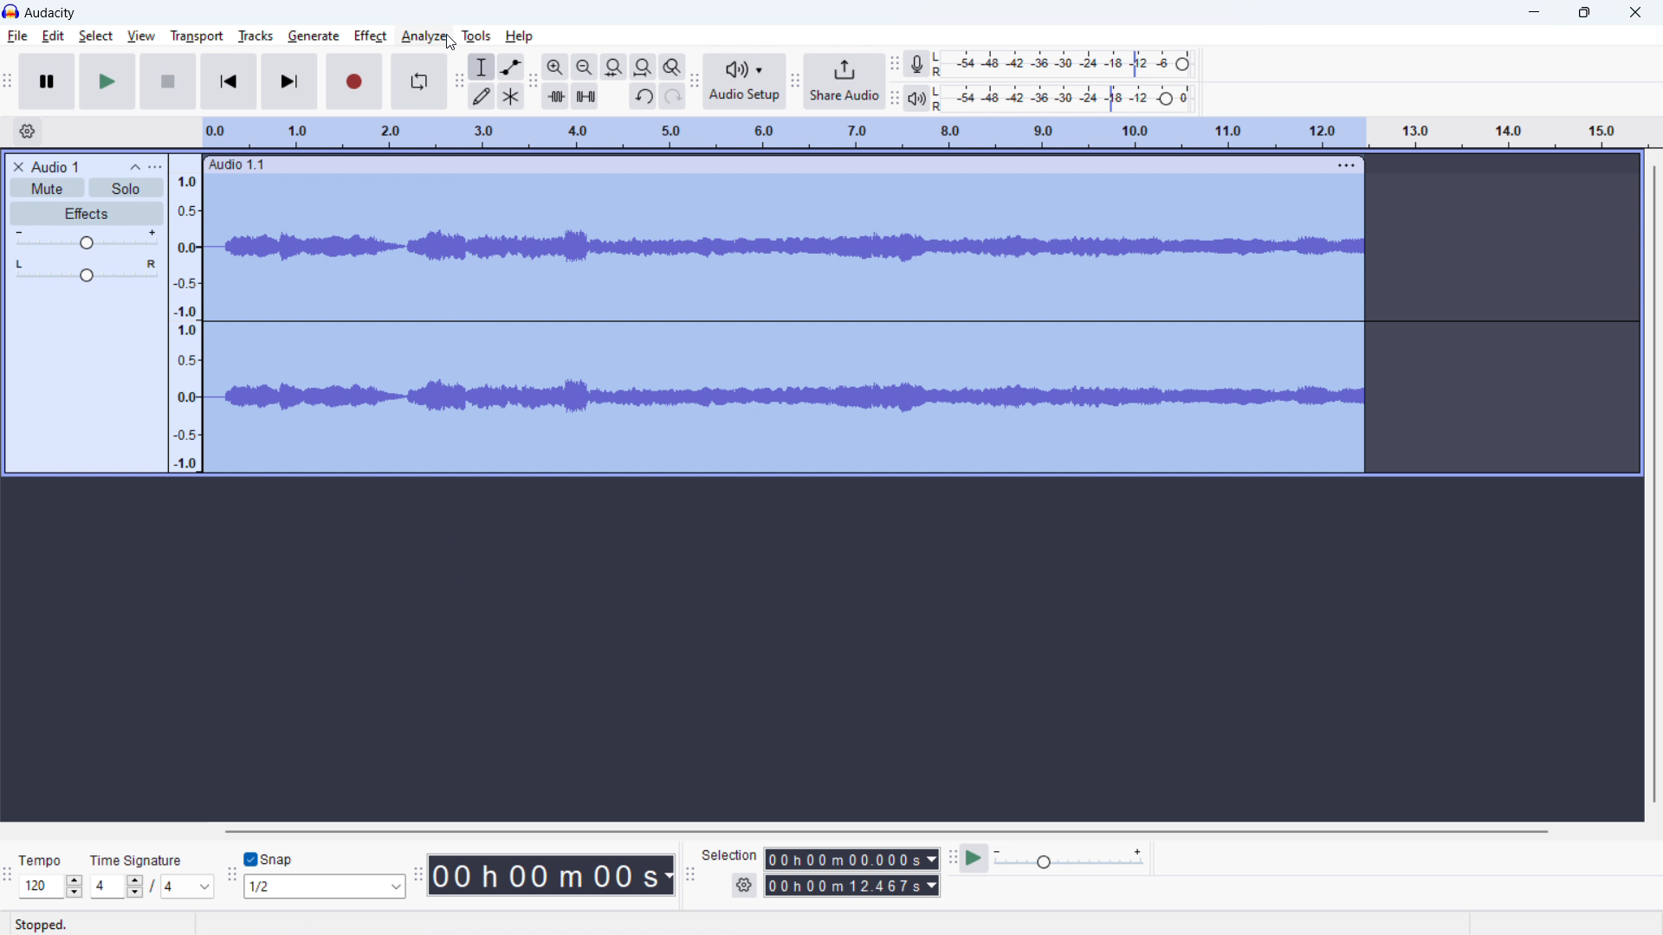 The width and height of the screenshot is (1663, 935). What do you see at coordinates (1531, 12) in the screenshot?
I see `minimize` at bounding box center [1531, 12].